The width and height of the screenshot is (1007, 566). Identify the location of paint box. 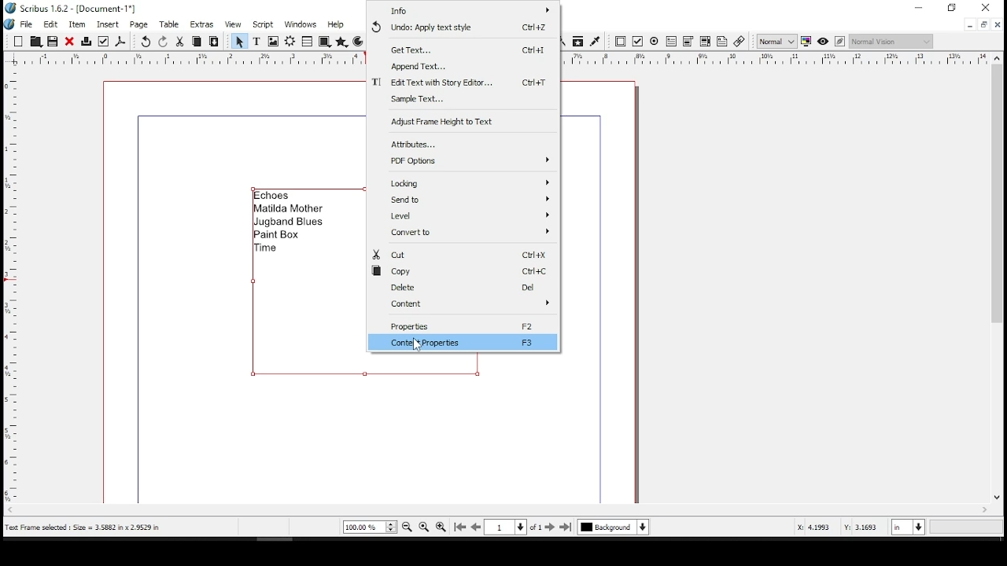
(282, 235).